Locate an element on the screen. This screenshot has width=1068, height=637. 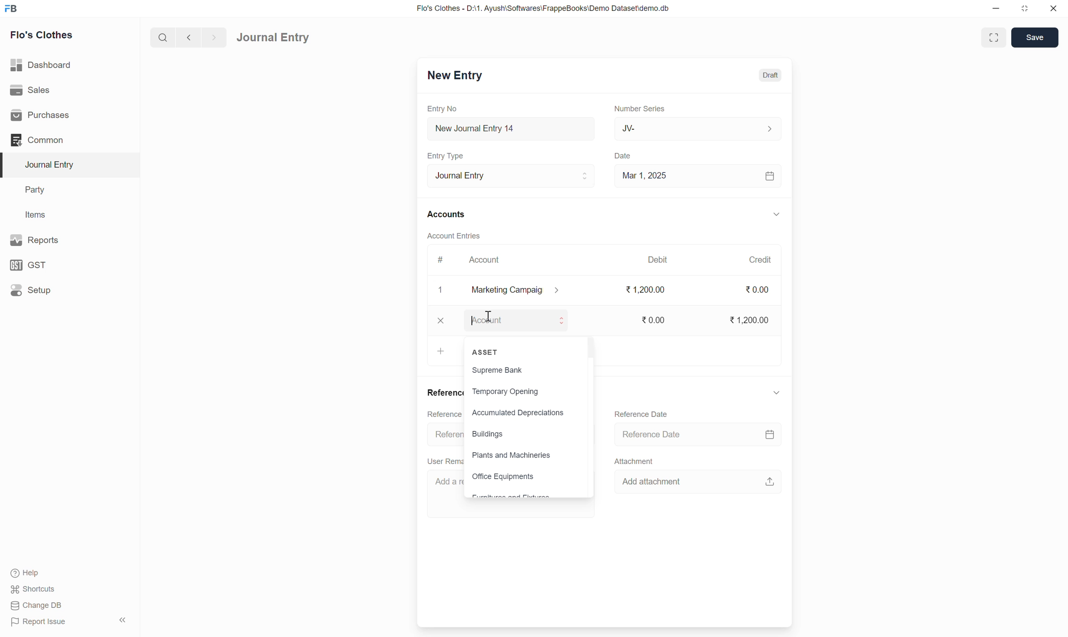
Setup is located at coordinates (31, 290).